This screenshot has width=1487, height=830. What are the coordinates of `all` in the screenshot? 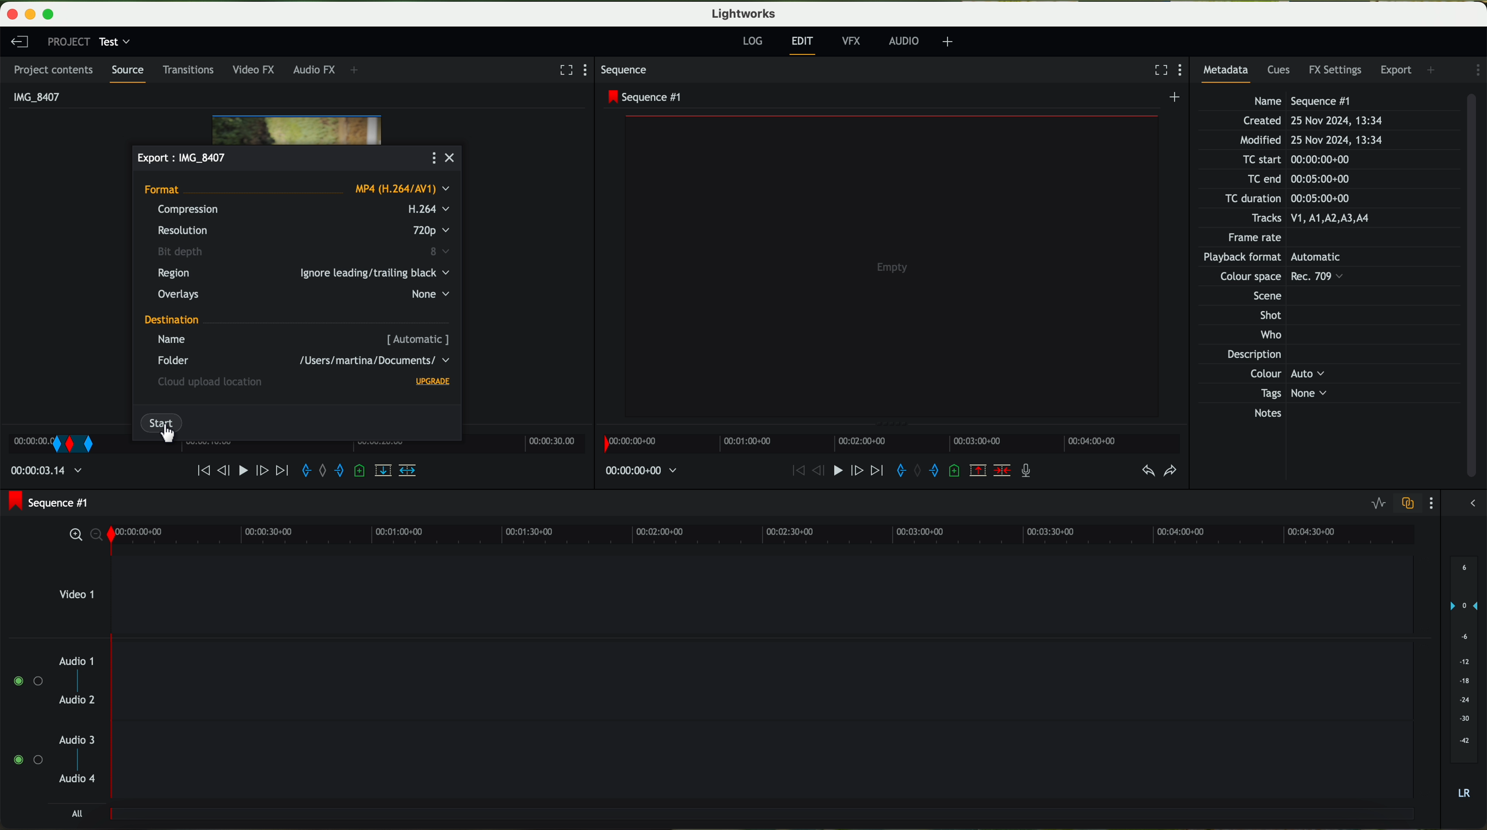 It's located at (79, 814).